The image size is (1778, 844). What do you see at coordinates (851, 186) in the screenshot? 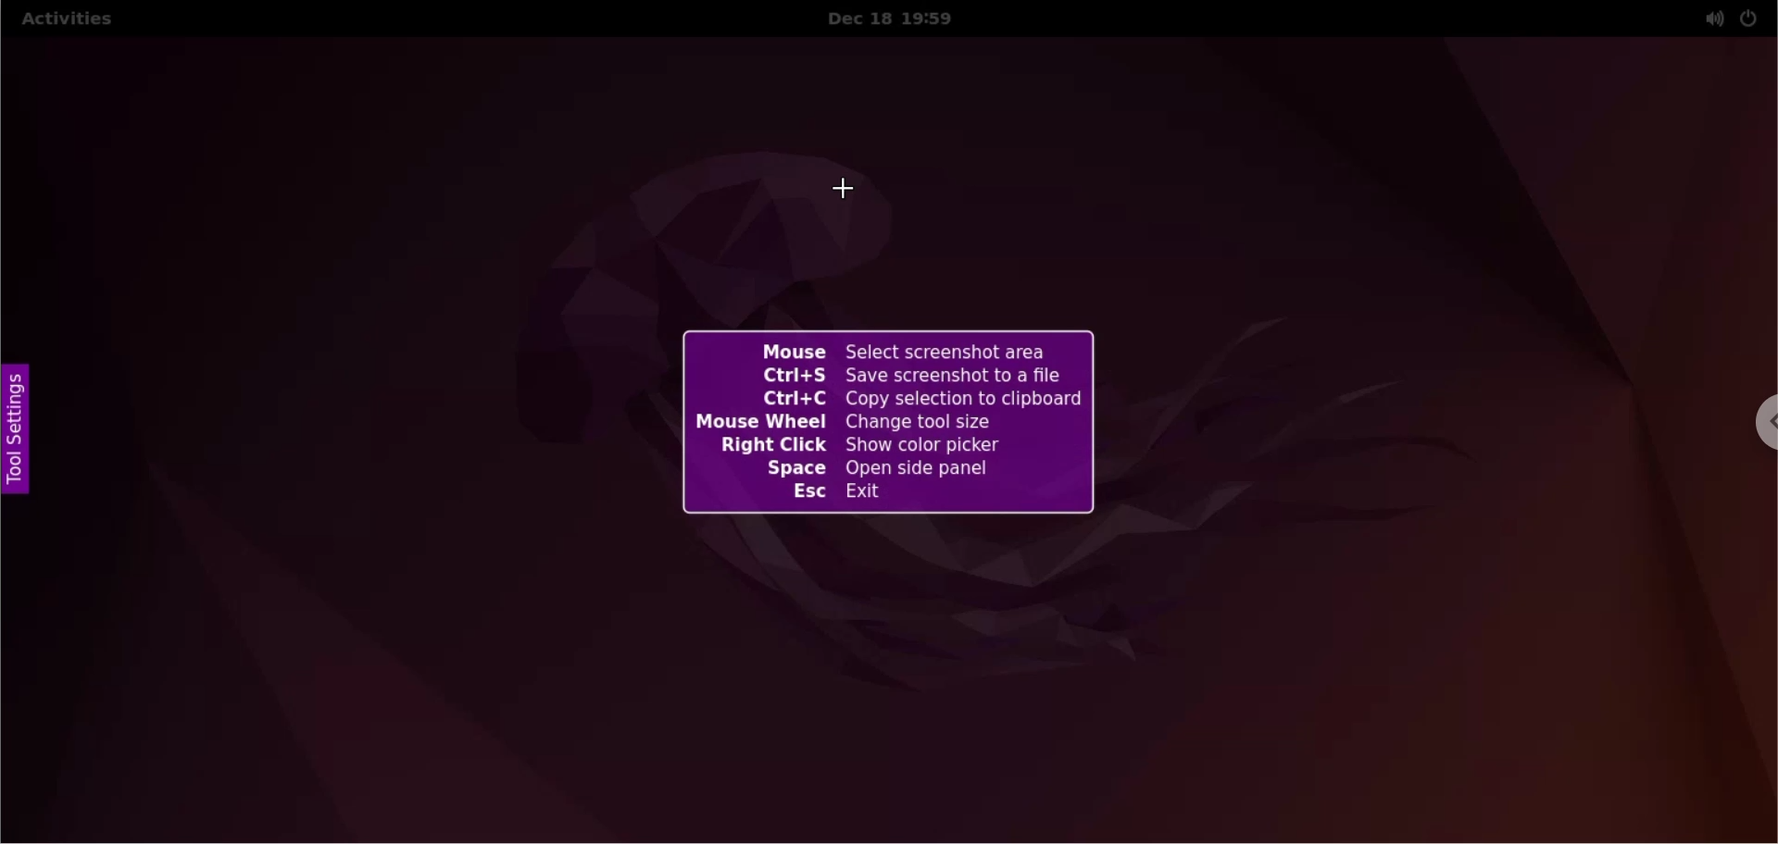
I see `cursor` at bounding box center [851, 186].